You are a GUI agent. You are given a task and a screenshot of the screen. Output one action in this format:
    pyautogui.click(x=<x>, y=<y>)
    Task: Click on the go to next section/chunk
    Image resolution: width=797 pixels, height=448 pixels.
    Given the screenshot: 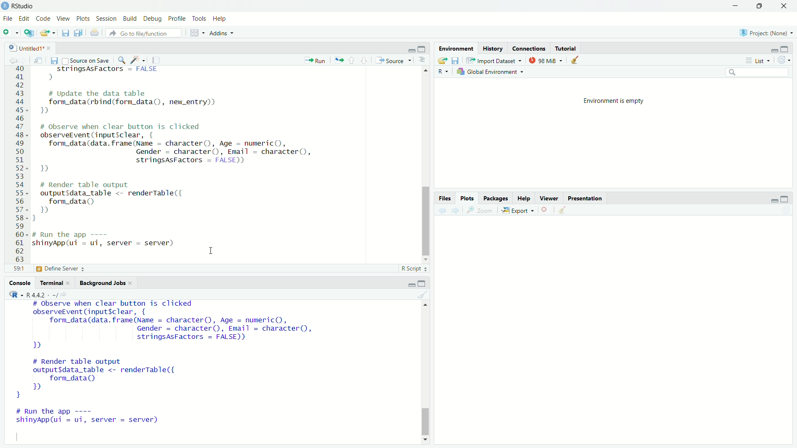 What is the action you would take?
    pyautogui.click(x=363, y=60)
    